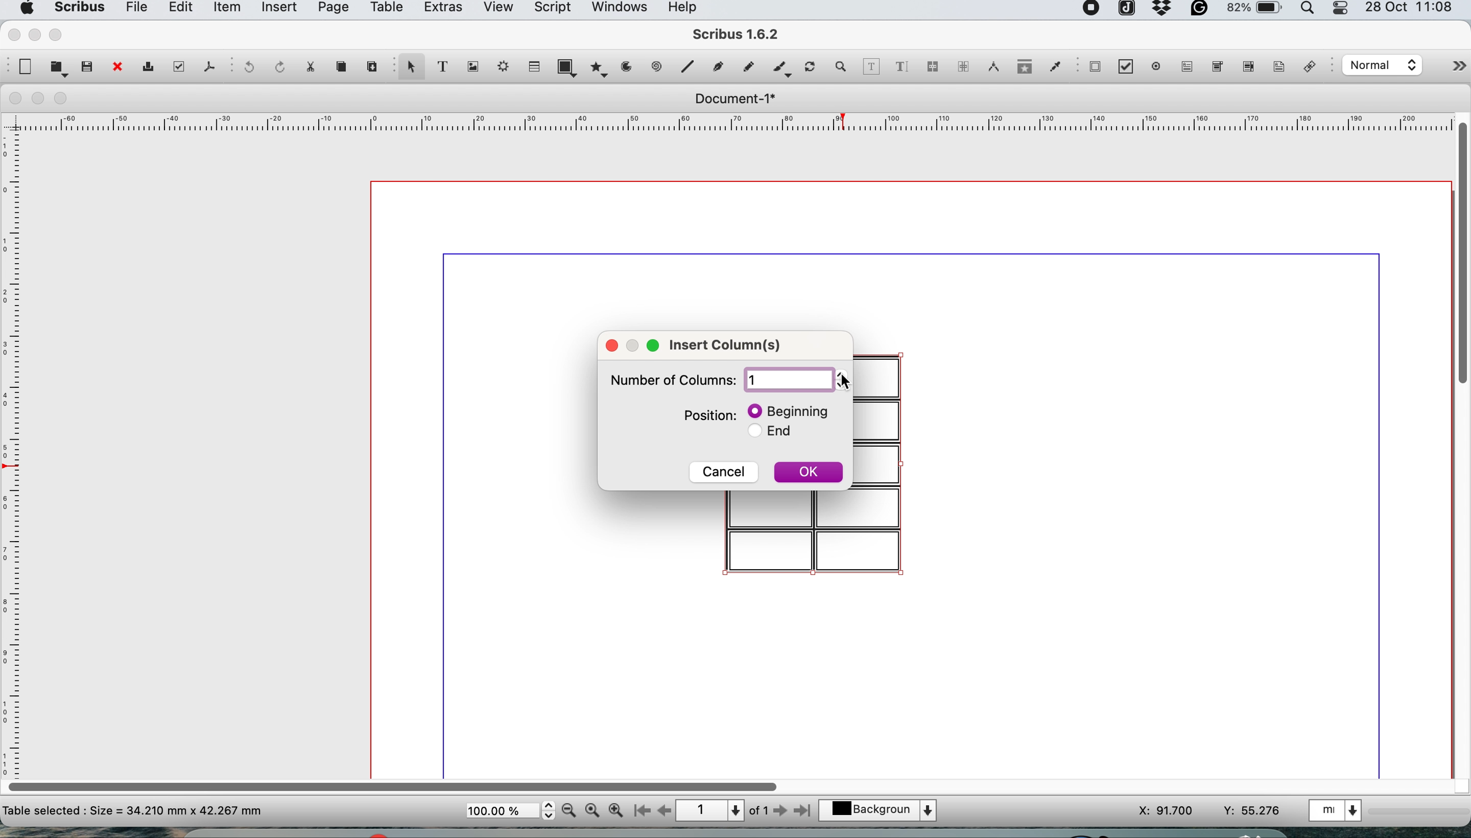  What do you see at coordinates (635, 346) in the screenshot?
I see `resize` at bounding box center [635, 346].